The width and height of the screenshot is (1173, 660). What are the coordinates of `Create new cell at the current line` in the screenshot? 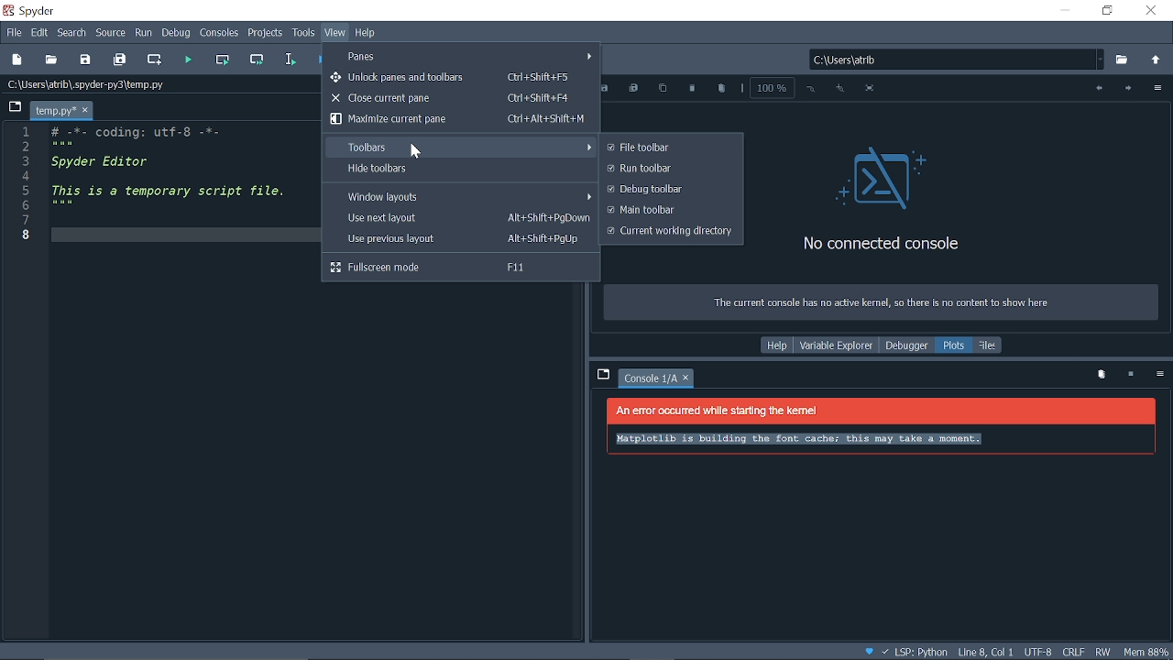 It's located at (156, 60).